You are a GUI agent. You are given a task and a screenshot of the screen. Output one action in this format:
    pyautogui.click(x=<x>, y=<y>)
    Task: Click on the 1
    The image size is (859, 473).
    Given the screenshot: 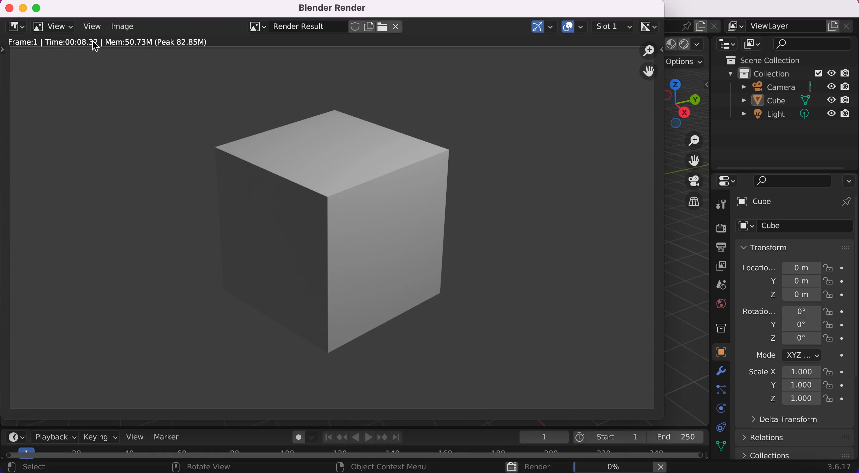 What is the action you would take?
    pyautogui.click(x=541, y=436)
    